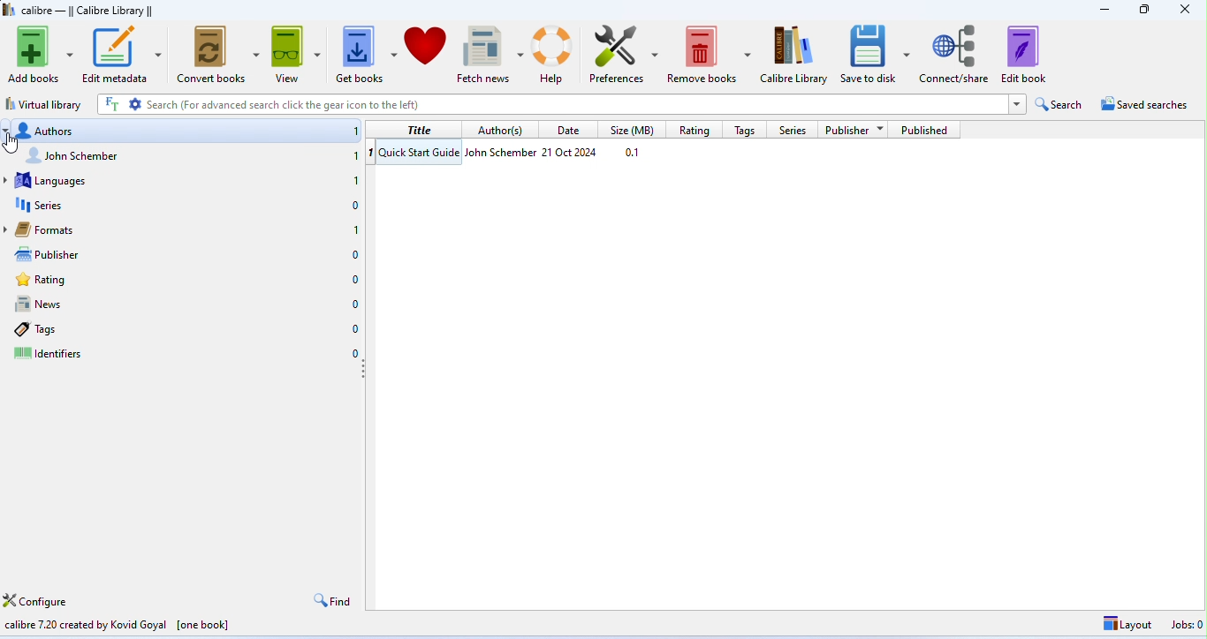 The image size is (1207, 639). Describe the element at coordinates (193, 157) in the screenshot. I see `Author name appeared` at that location.